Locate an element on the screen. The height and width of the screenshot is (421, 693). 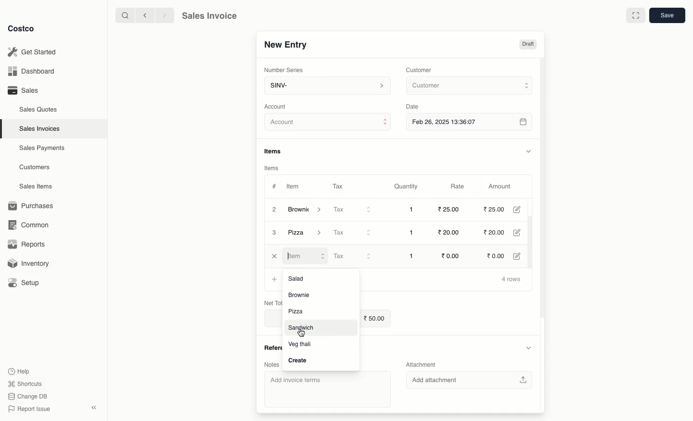
Customers is located at coordinates (35, 167).